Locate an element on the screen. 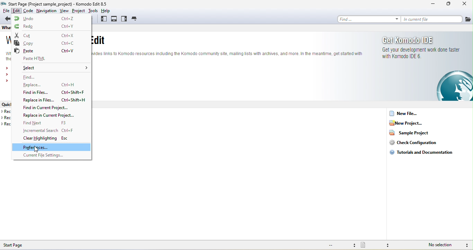 The image size is (473, 250). file is located at coordinates (468, 19).